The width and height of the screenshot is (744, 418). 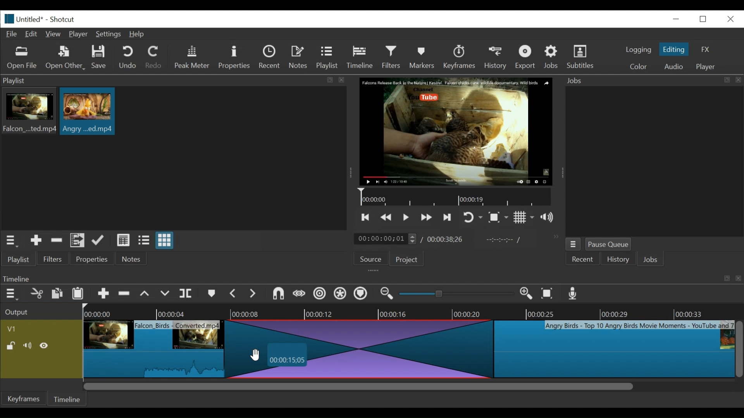 I want to click on properties, so click(x=93, y=259).